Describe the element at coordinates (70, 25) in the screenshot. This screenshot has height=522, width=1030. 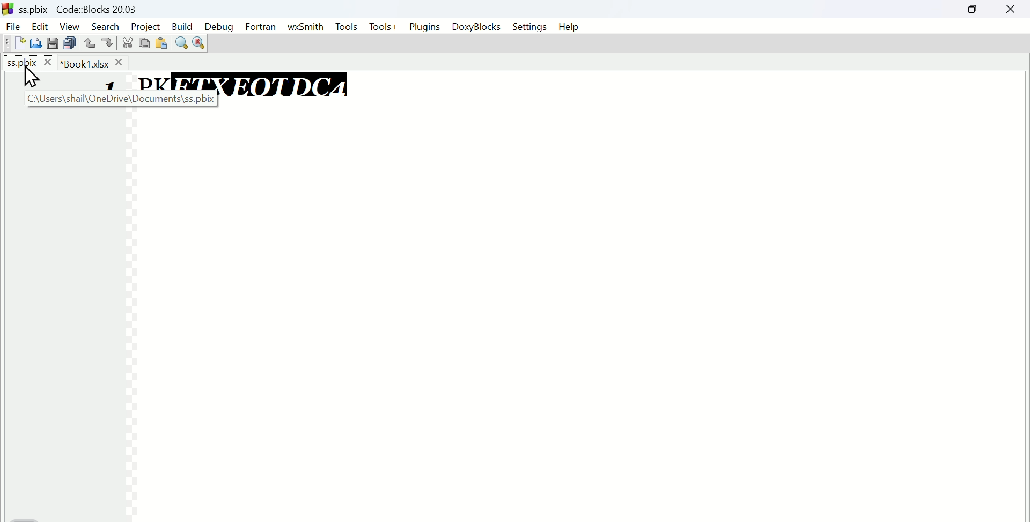
I see `View` at that location.